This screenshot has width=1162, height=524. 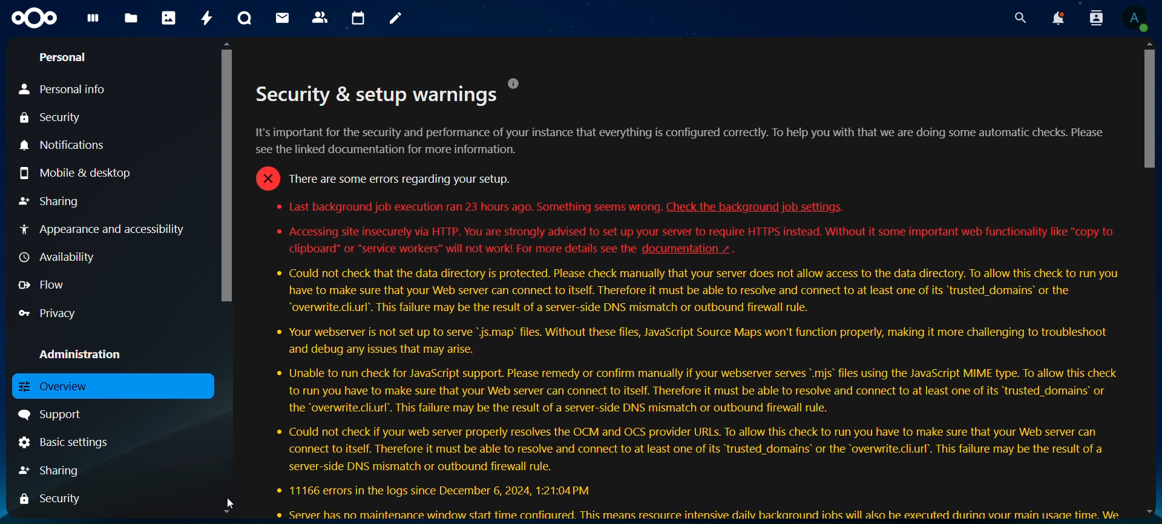 What do you see at coordinates (48, 313) in the screenshot?
I see `privacy` at bounding box center [48, 313].